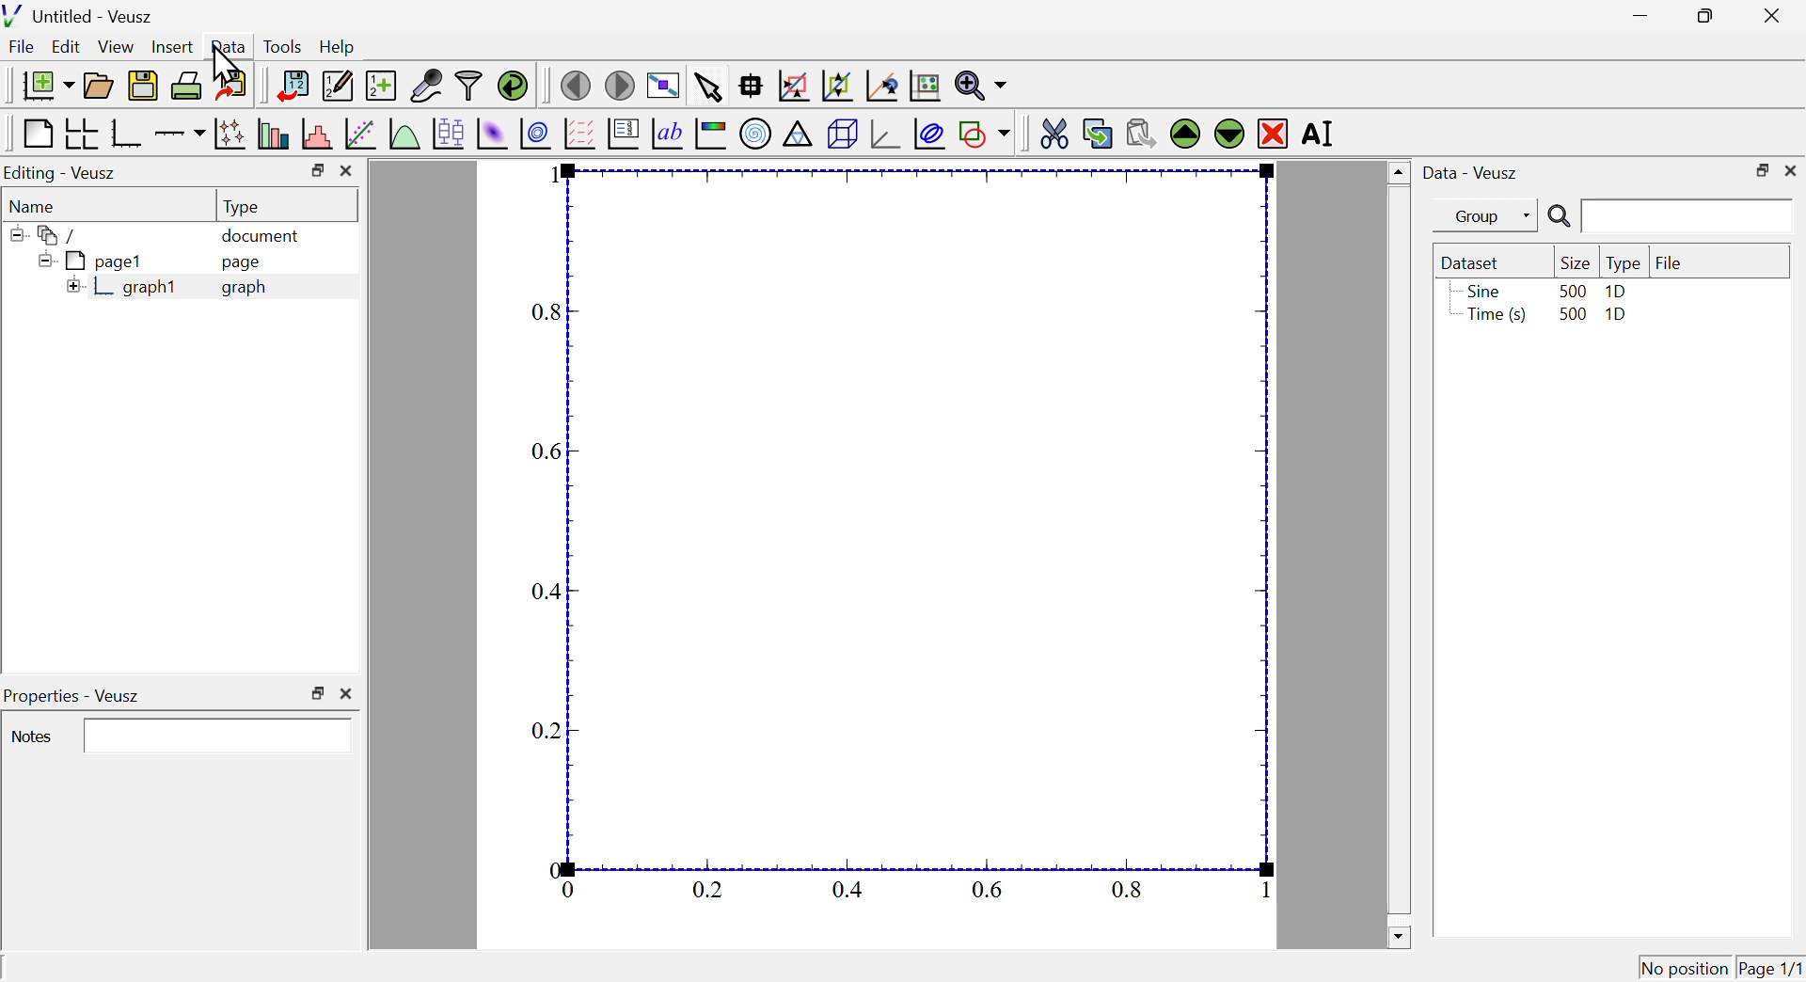  What do you see at coordinates (623, 85) in the screenshot?
I see `move to the next page` at bounding box center [623, 85].